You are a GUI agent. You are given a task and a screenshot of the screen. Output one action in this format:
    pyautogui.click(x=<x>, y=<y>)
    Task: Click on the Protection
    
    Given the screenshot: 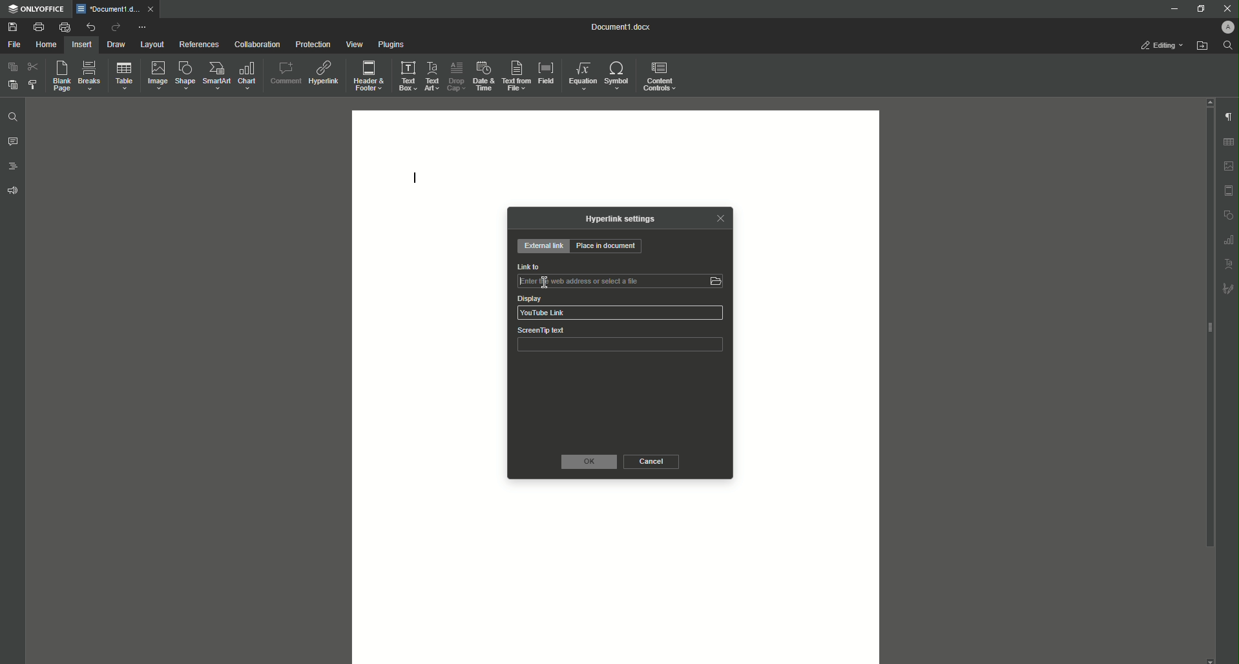 What is the action you would take?
    pyautogui.click(x=313, y=45)
    